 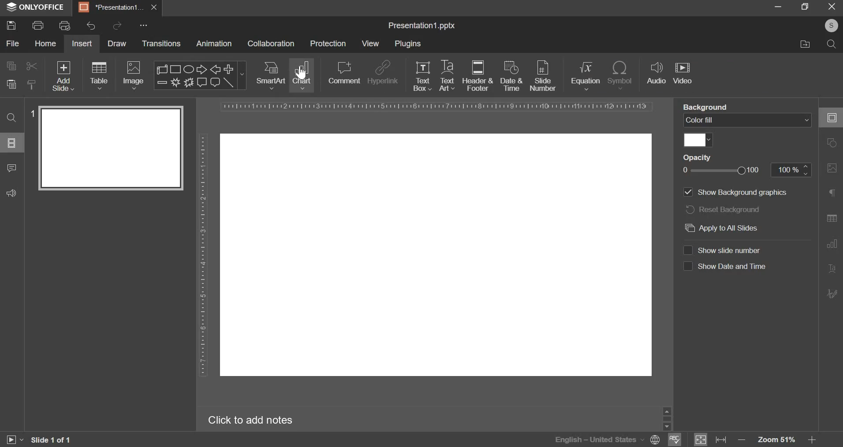 What do you see at coordinates (11, 26) in the screenshot?
I see `save` at bounding box center [11, 26].